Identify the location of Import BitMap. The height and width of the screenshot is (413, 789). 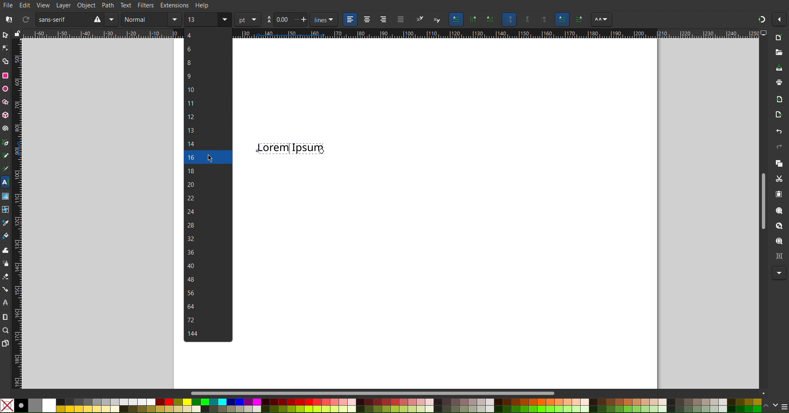
(777, 98).